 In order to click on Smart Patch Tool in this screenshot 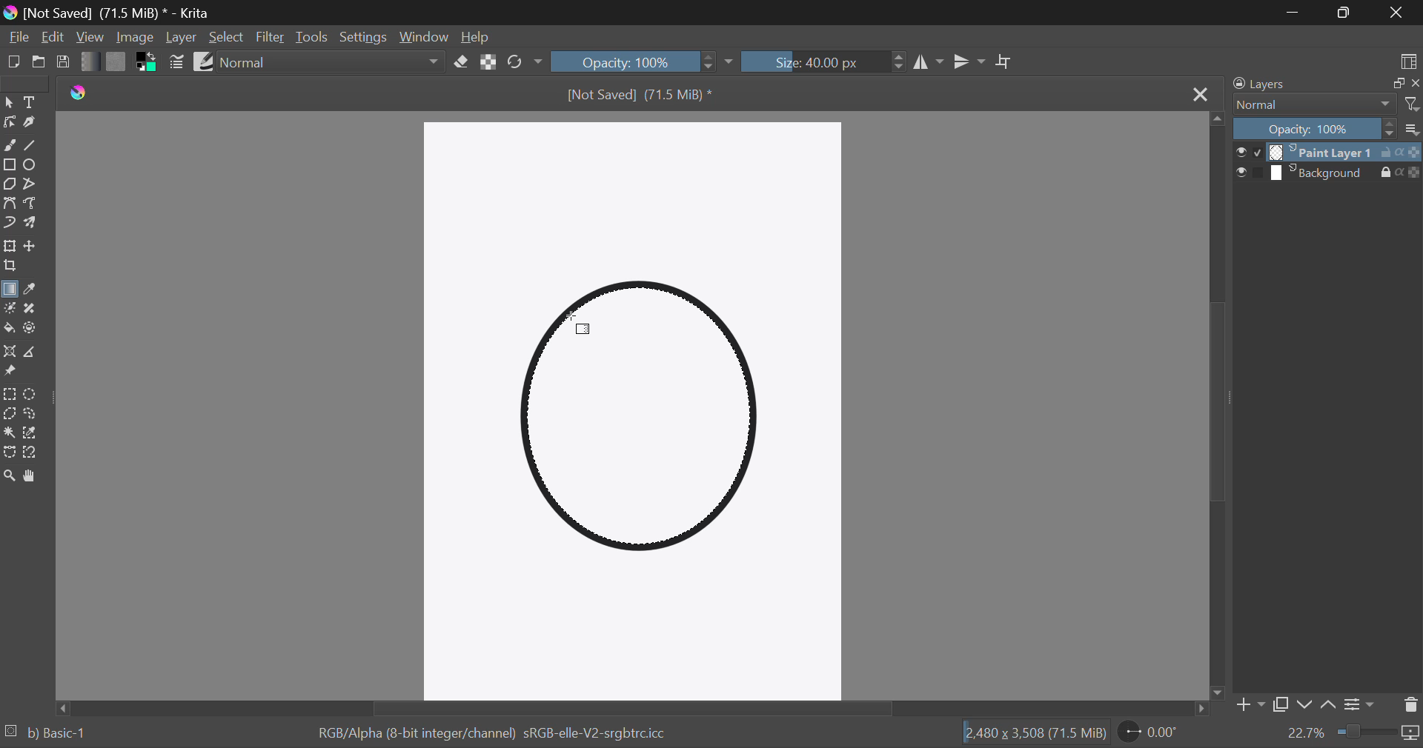, I will do `click(33, 310)`.